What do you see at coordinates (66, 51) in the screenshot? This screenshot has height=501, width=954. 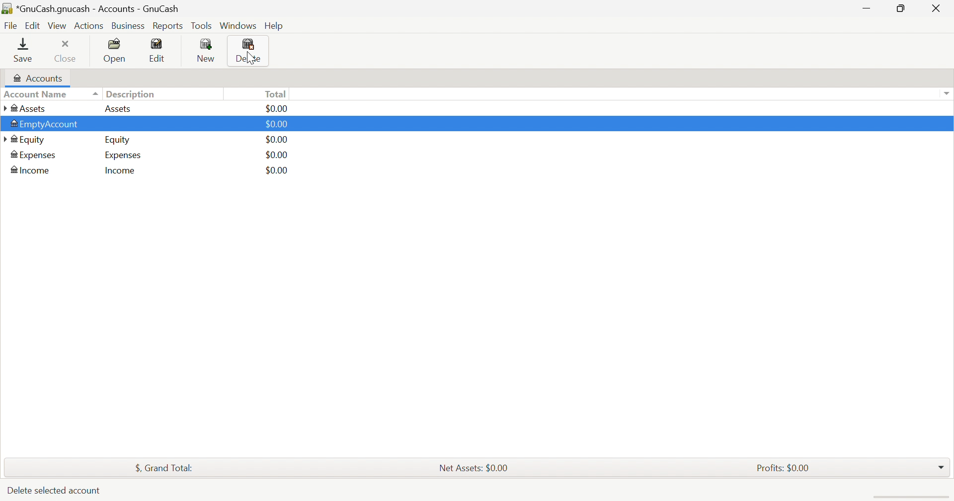 I see `Close` at bounding box center [66, 51].